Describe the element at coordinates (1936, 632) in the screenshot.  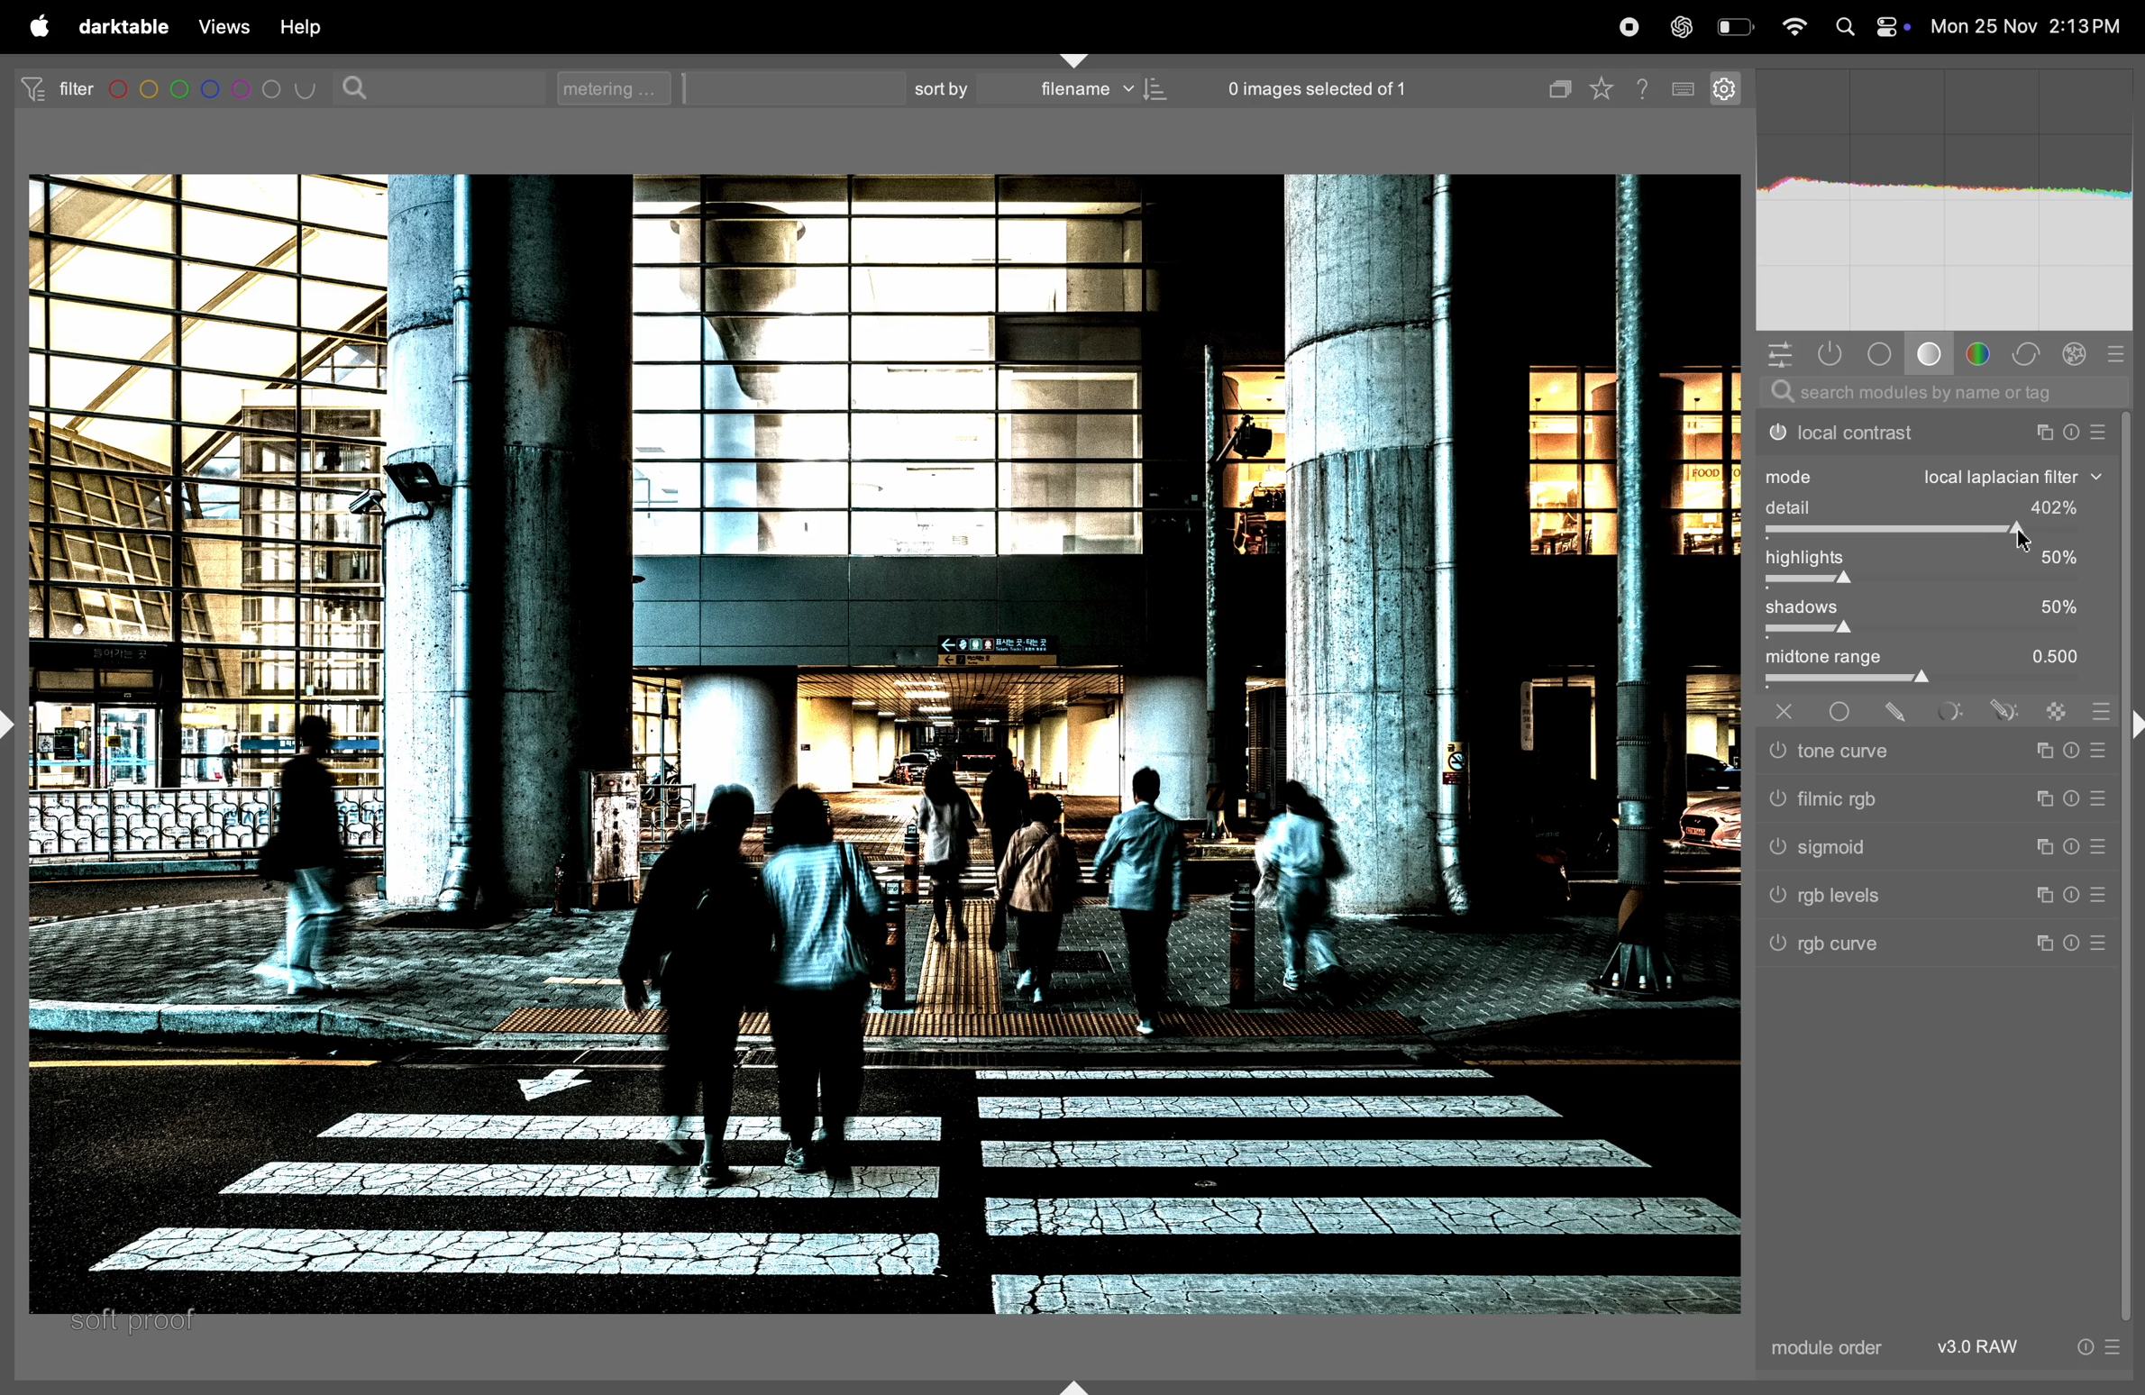
I see `toggle` at that location.